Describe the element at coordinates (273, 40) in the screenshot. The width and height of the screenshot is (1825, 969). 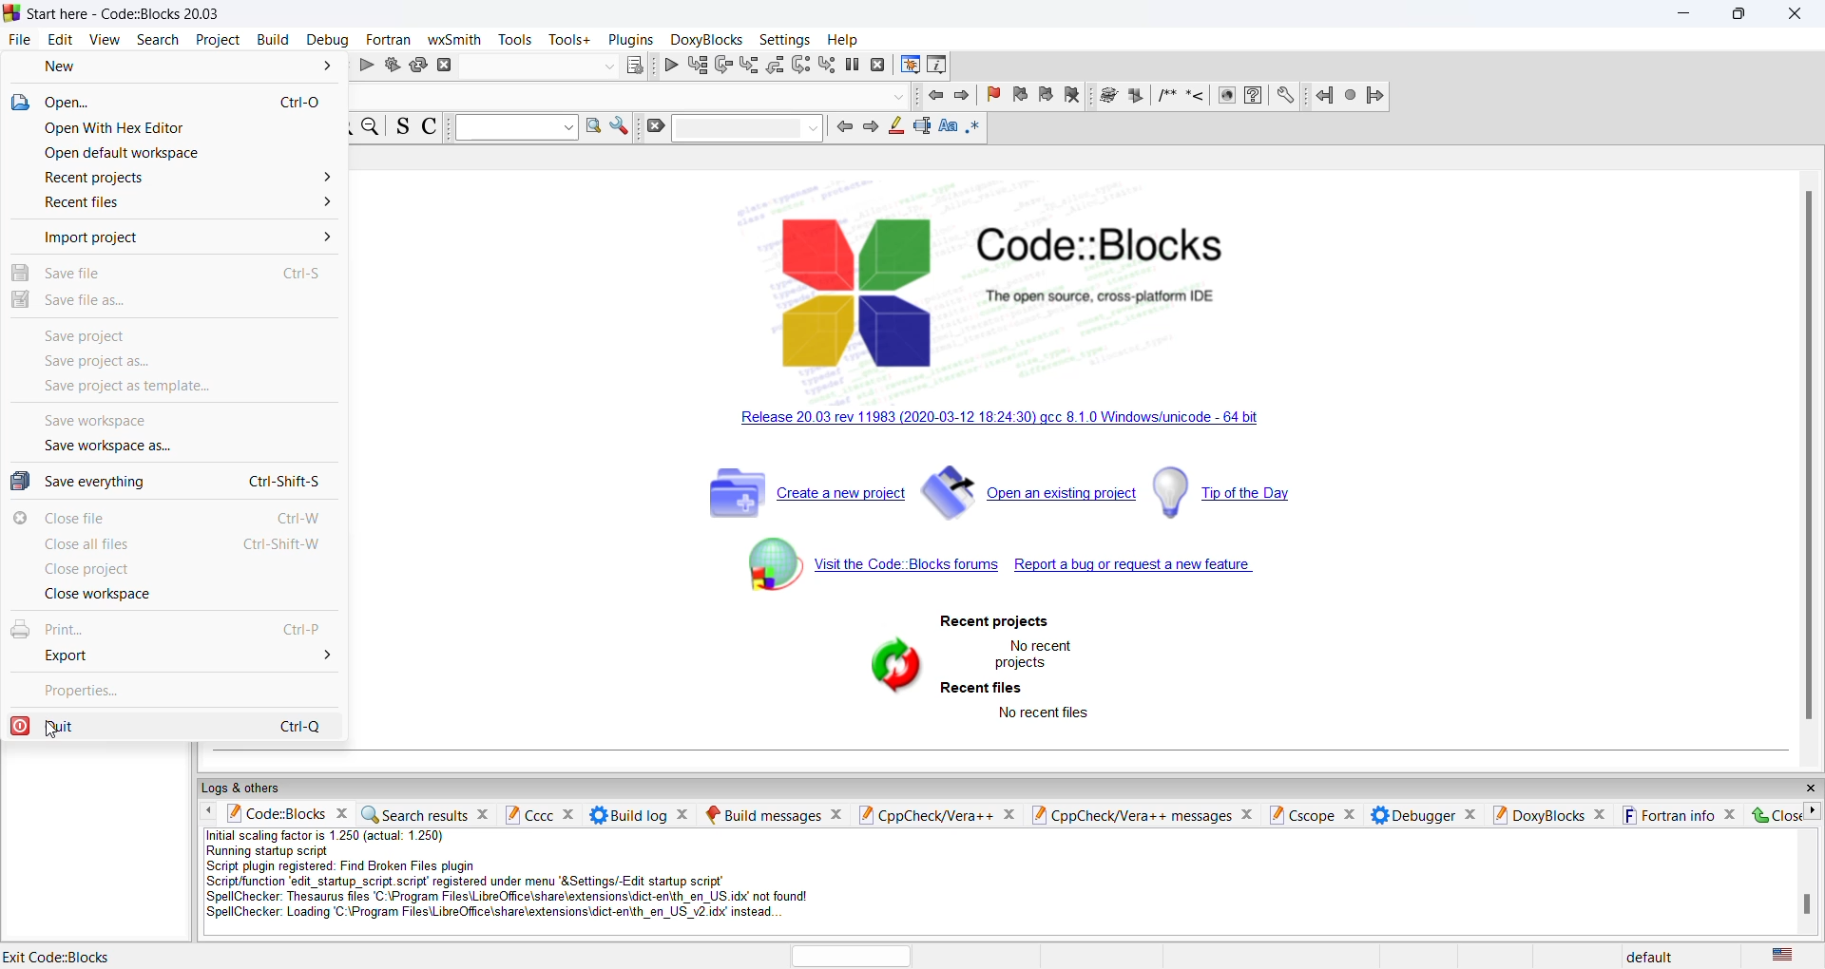
I see `build` at that location.